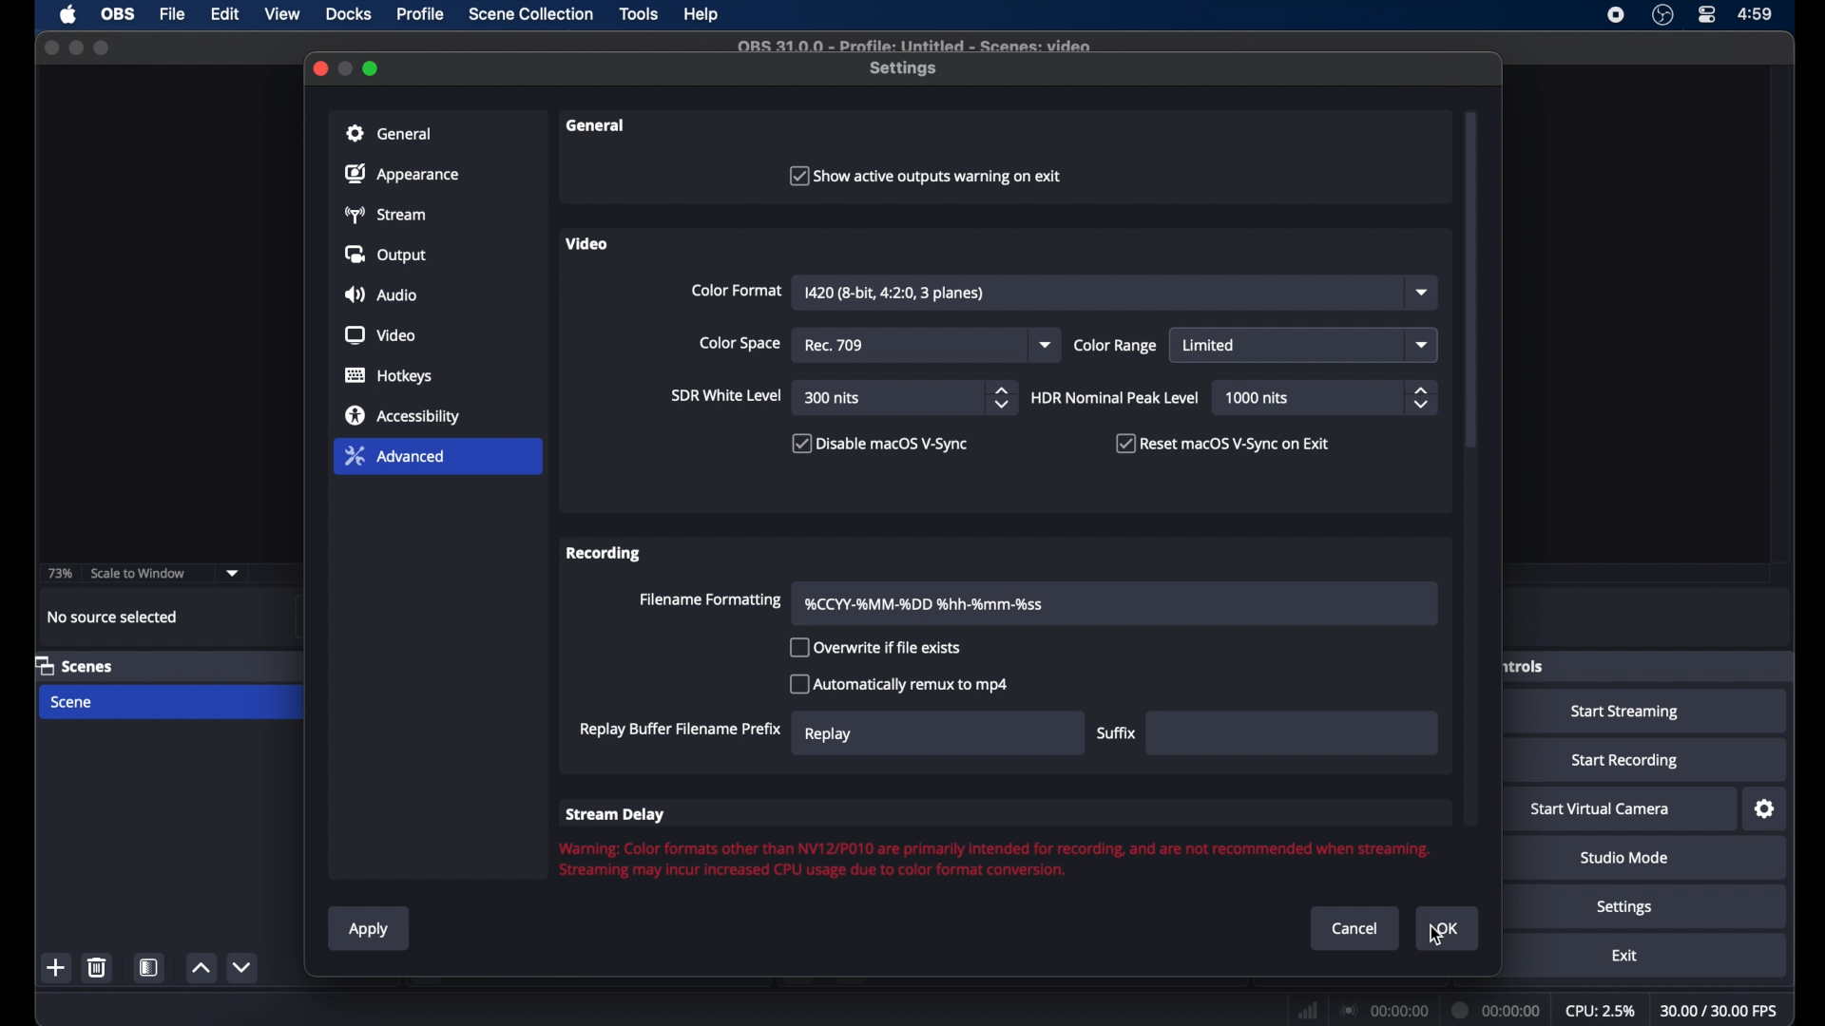 The height and width of the screenshot is (1026, 1825). Describe the element at coordinates (604, 553) in the screenshot. I see `recording` at that location.